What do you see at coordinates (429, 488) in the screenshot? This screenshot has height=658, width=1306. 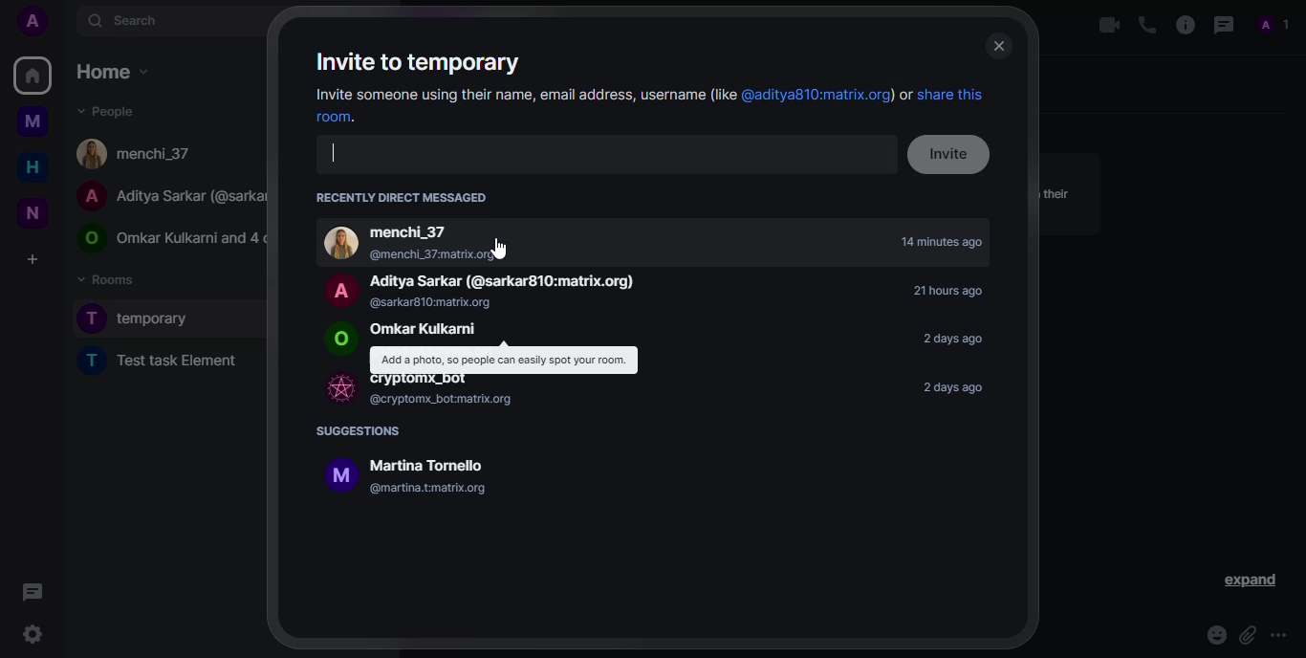 I see `@martina.tmatrix.org` at bounding box center [429, 488].